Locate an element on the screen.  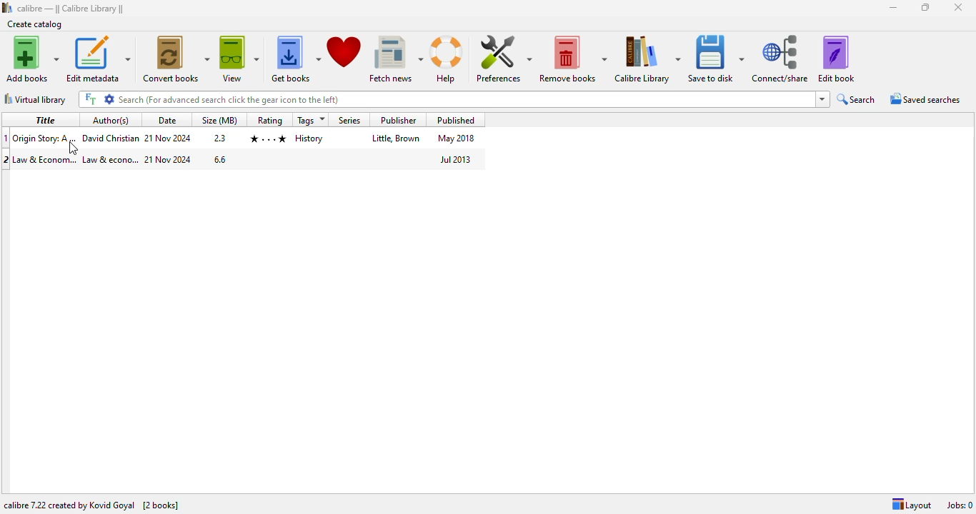
calibre 7.22 created by Kovid Goyal is located at coordinates (69, 505).